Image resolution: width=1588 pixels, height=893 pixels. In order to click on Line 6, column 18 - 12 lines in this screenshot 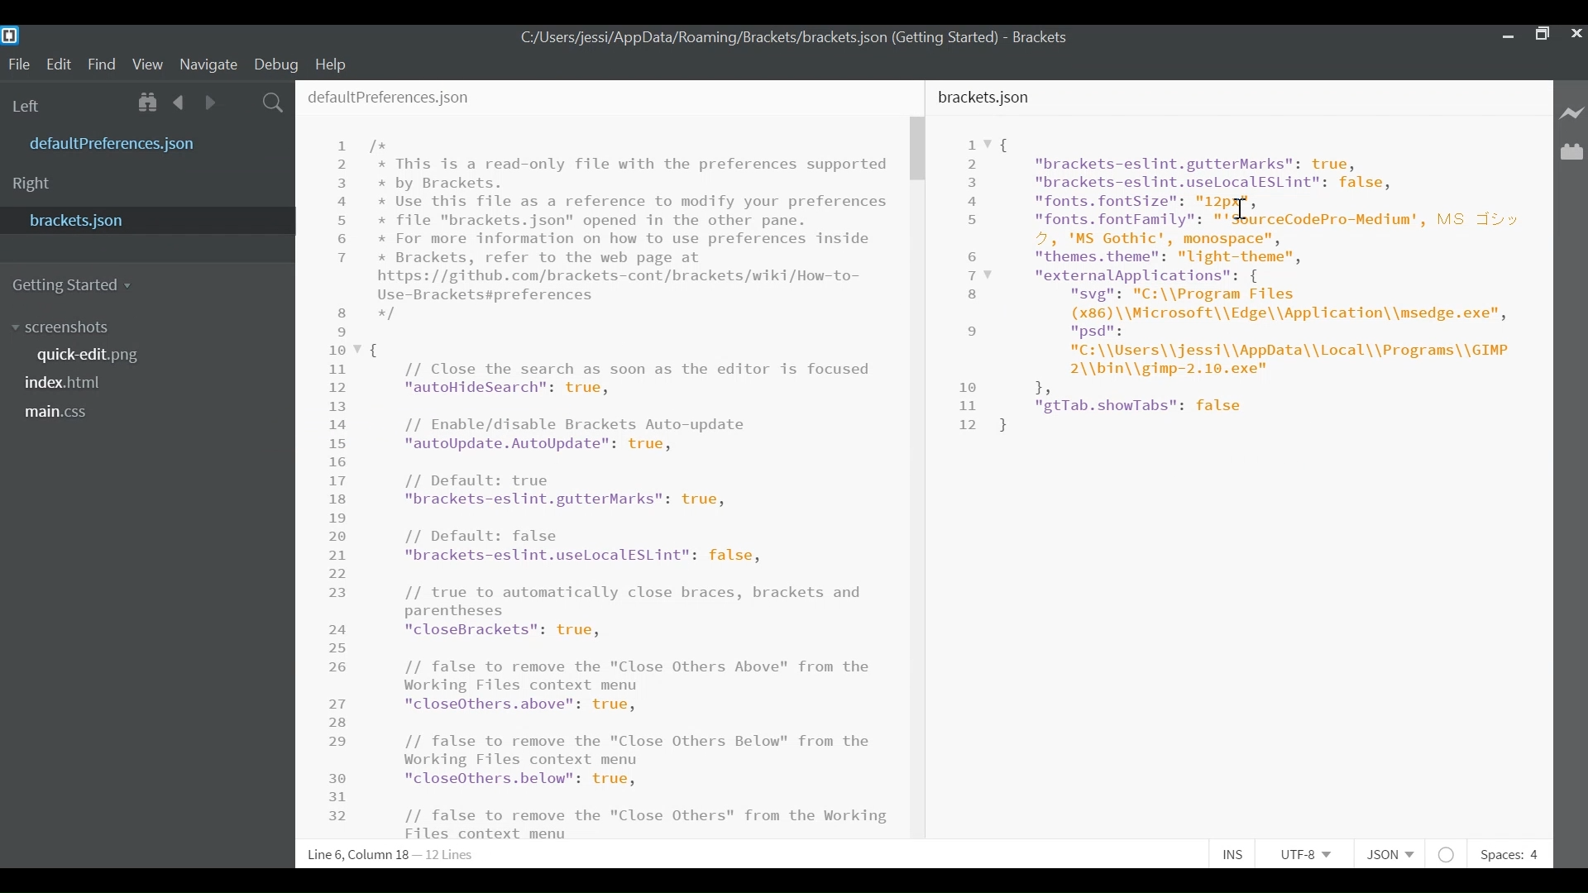, I will do `click(395, 856)`.